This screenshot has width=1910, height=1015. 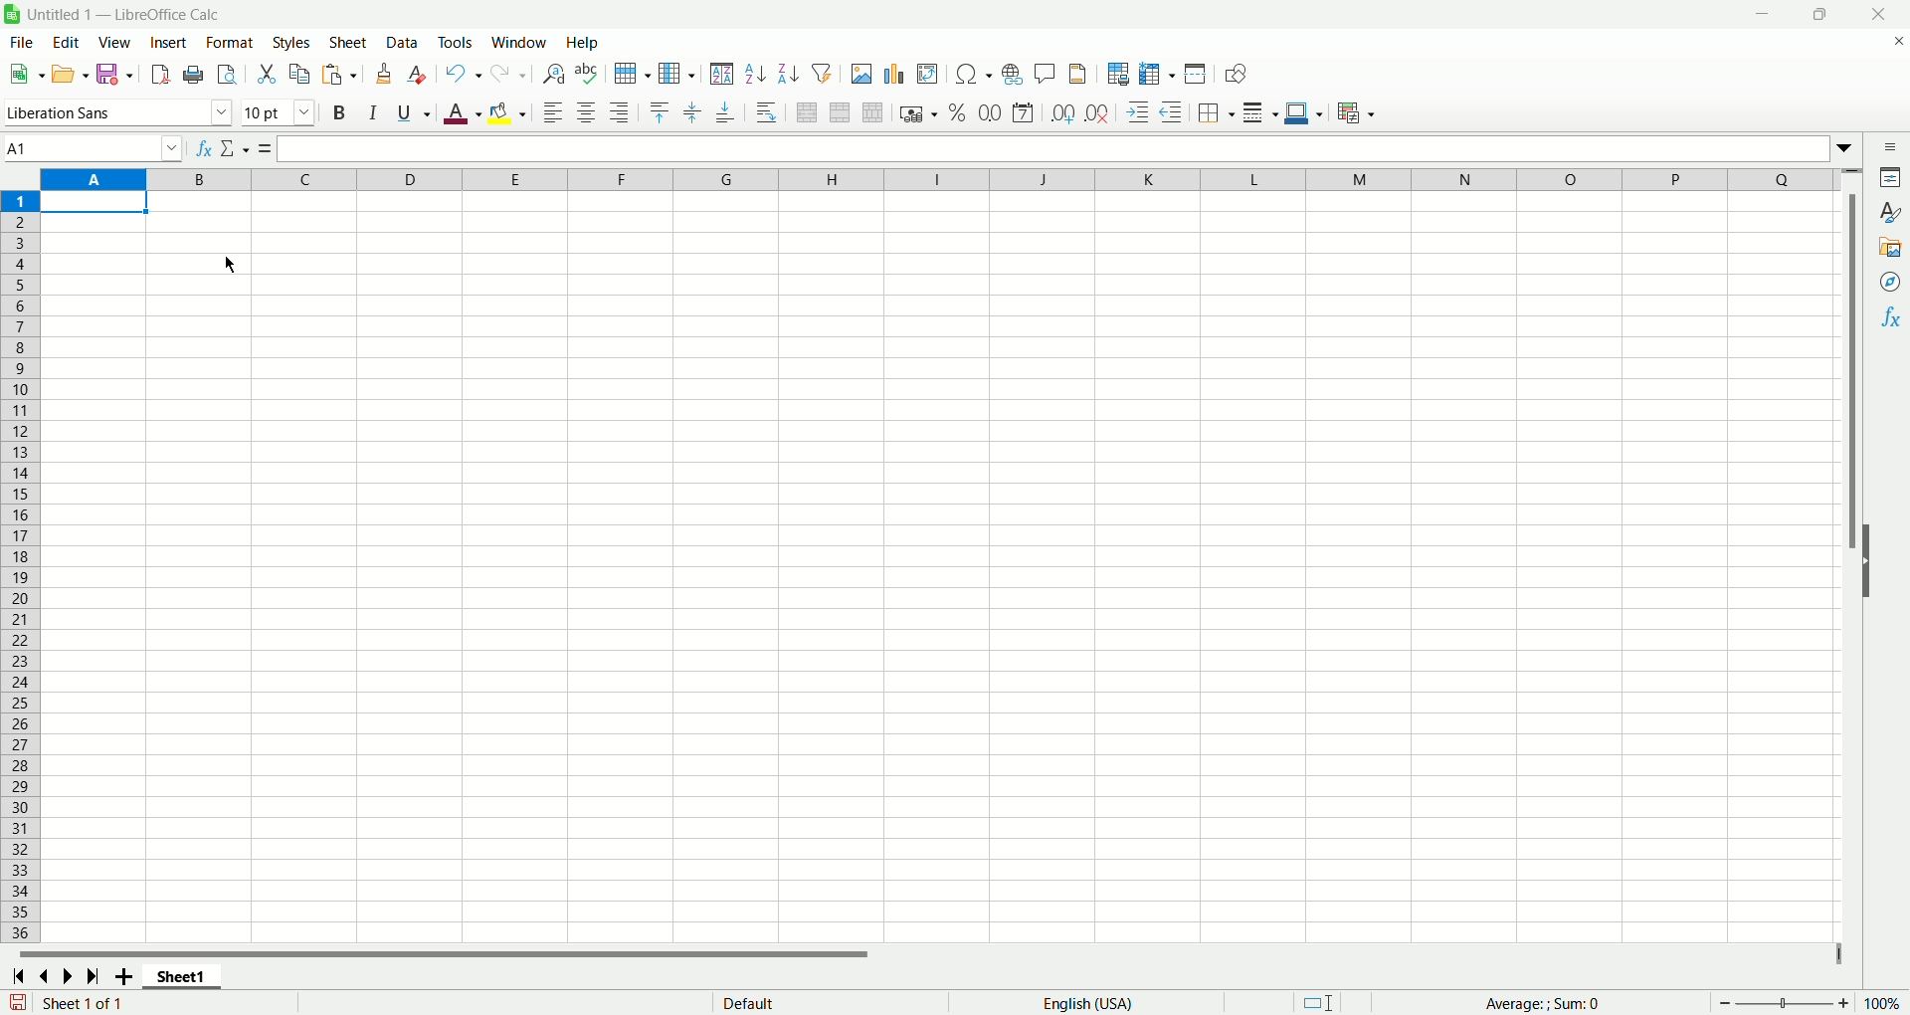 I want to click on header and footer, so click(x=1078, y=76).